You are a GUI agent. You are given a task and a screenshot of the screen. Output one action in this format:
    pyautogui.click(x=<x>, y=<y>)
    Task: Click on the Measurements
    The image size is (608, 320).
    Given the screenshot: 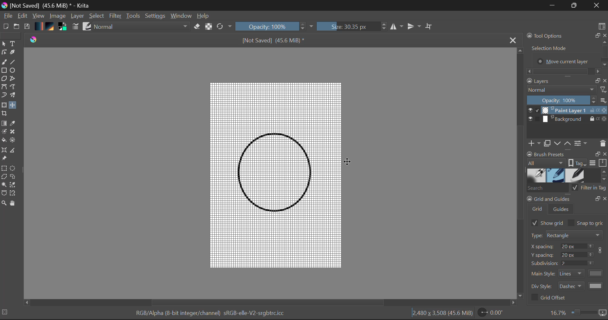 What is the action you would take?
    pyautogui.click(x=15, y=151)
    